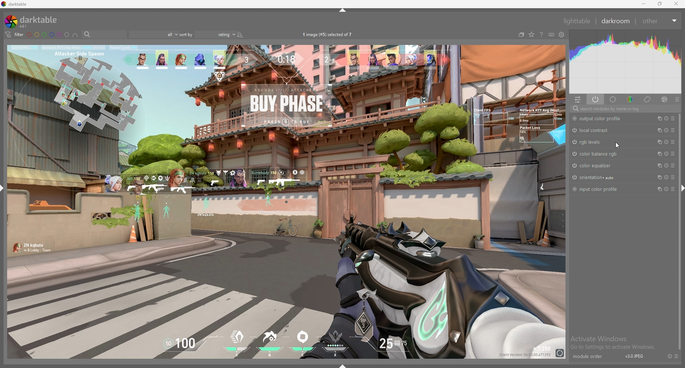 This screenshot has height=368, width=685. I want to click on version, so click(635, 357).